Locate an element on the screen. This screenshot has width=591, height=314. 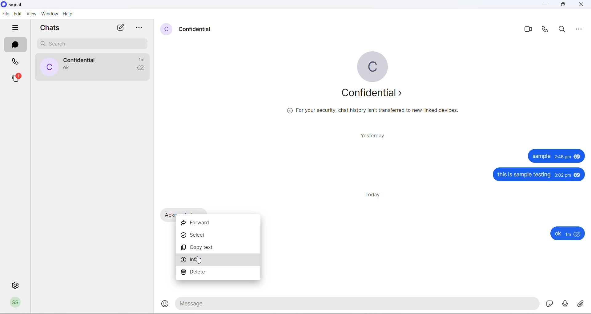
calls is located at coordinates (14, 61).